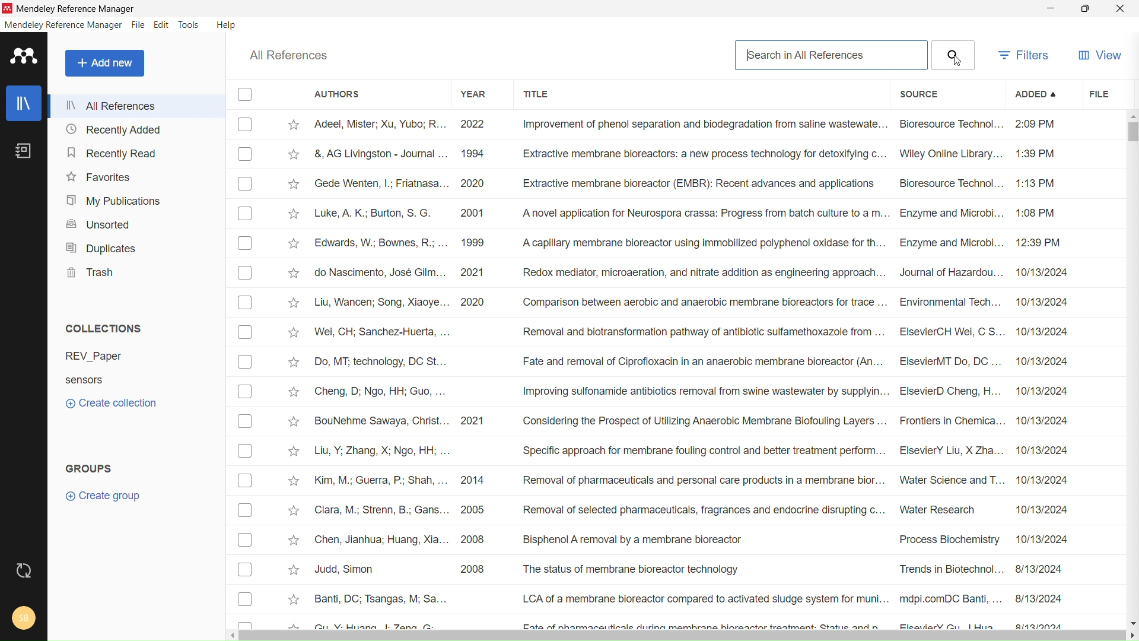 The image size is (1139, 641). Describe the element at coordinates (292, 302) in the screenshot. I see `Add to favorites` at that location.